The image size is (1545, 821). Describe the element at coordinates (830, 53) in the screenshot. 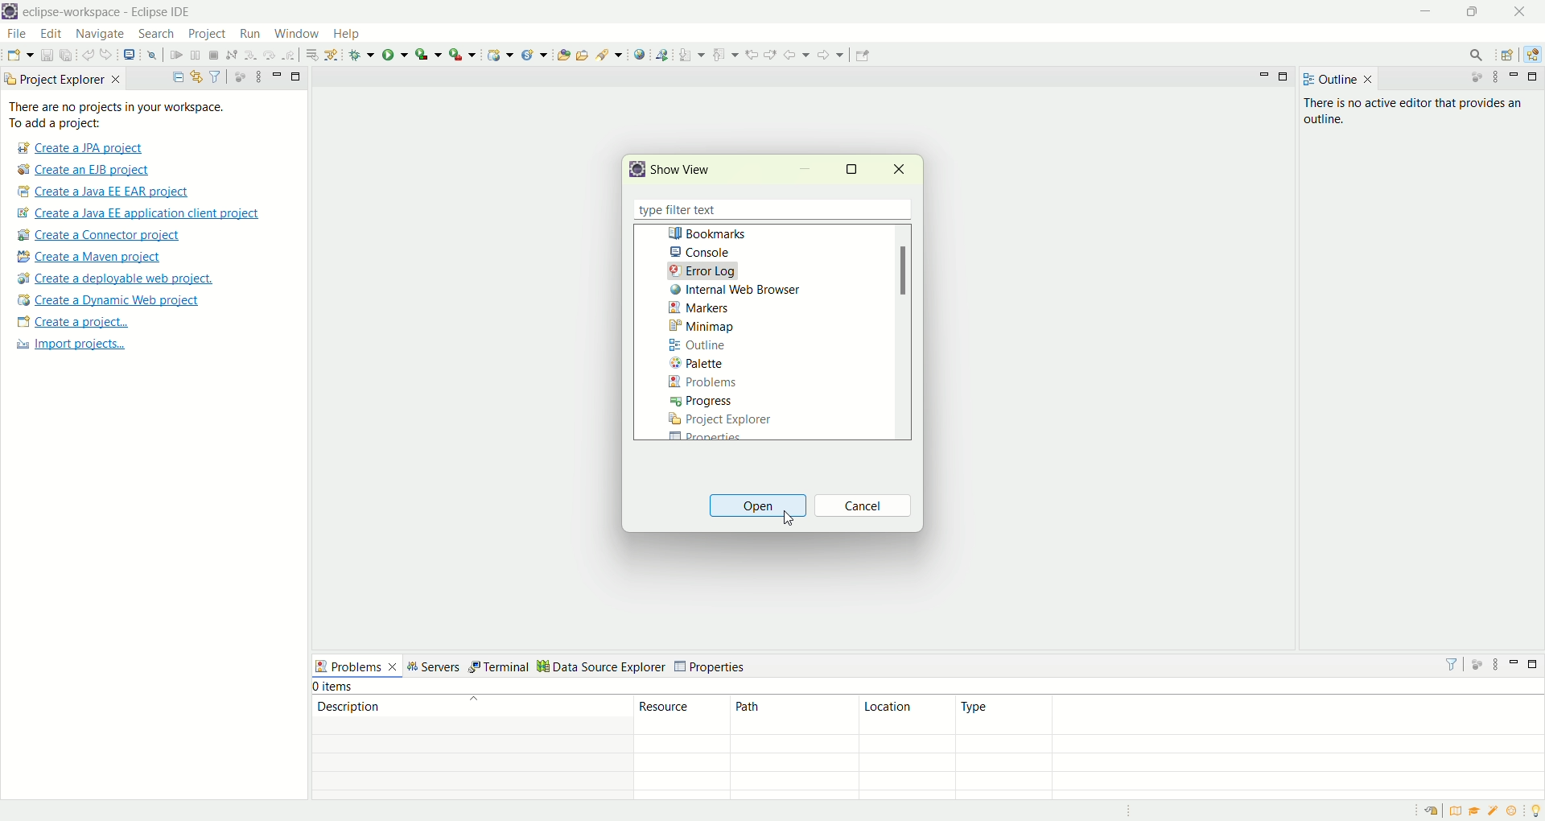

I see `forward` at that location.